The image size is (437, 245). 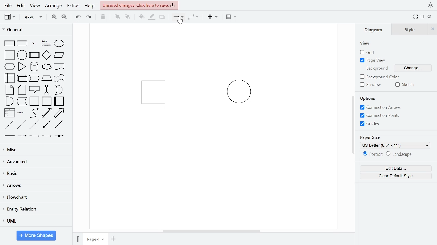 I want to click on tape, so click(x=58, y=78).